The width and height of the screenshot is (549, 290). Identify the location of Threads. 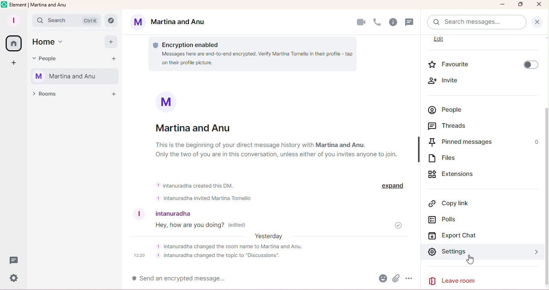
(463, 127).